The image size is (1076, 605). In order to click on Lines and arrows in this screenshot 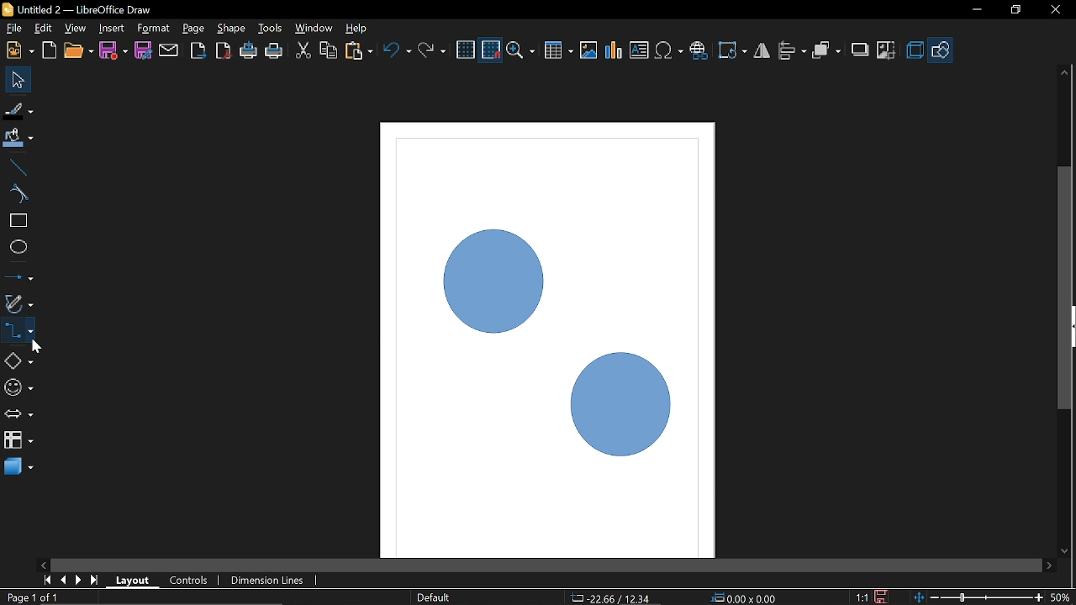, I will do `click(18, 277)`.